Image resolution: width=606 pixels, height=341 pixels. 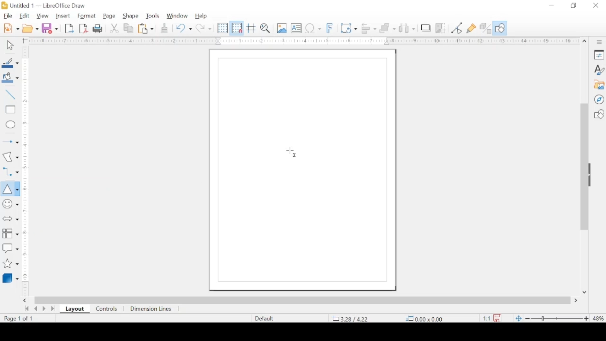 What do you see at coordinates (184, 28) in the screenshot?
I see `undo` at bounding box center [184, 28].